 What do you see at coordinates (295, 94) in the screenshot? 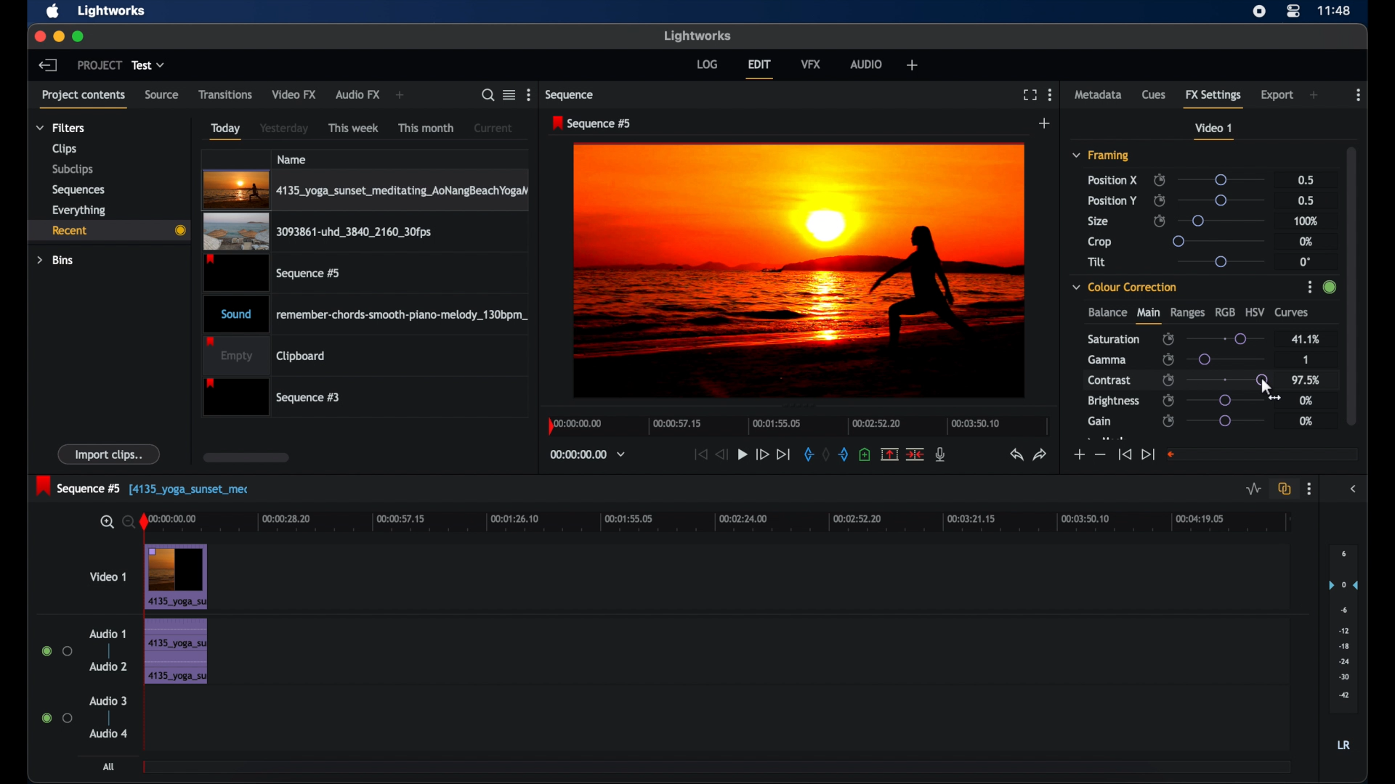
I see `video fx` at bounding box center [295, 94].